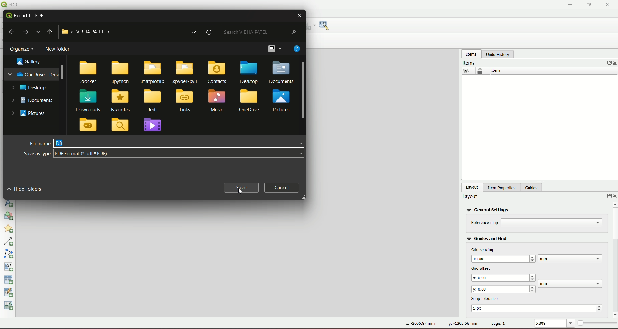  I want to click on text box, so click(570, 258).